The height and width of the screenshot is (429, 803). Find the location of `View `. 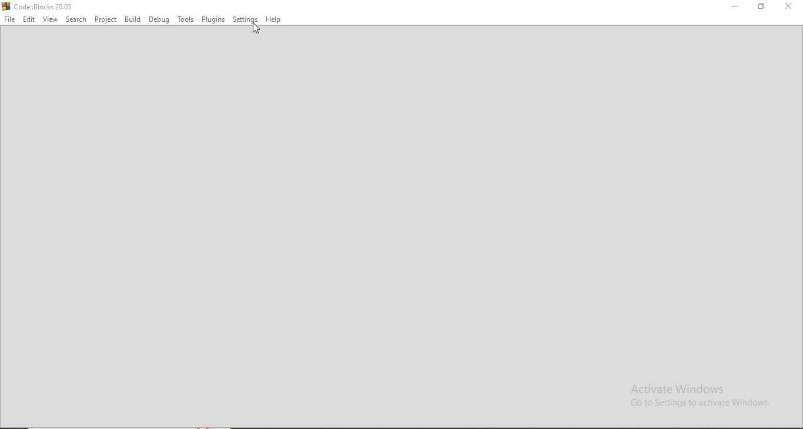

View  is located at coordinates (51, 19).